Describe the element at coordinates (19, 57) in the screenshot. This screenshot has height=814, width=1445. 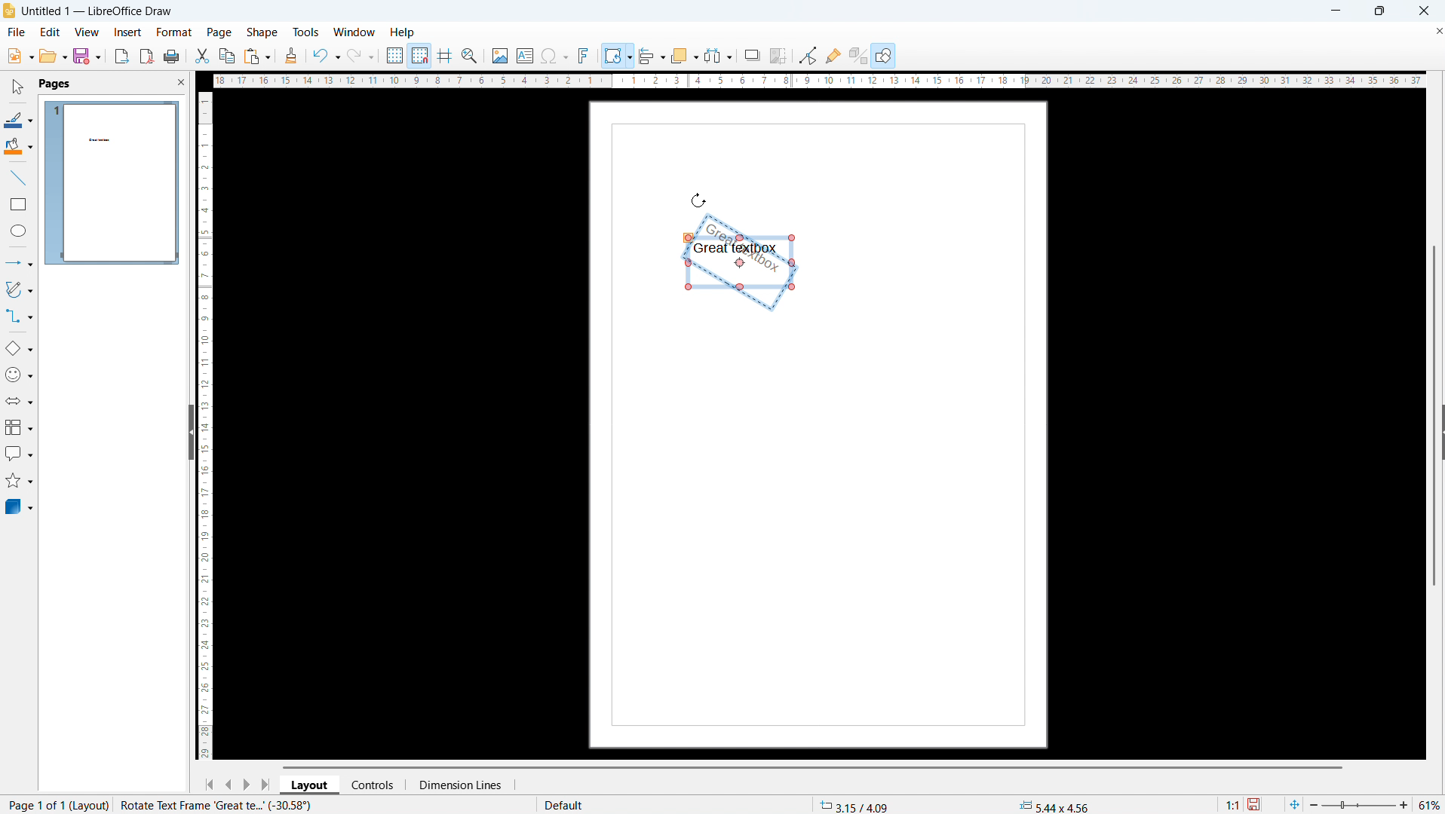
I see `file` at that location.